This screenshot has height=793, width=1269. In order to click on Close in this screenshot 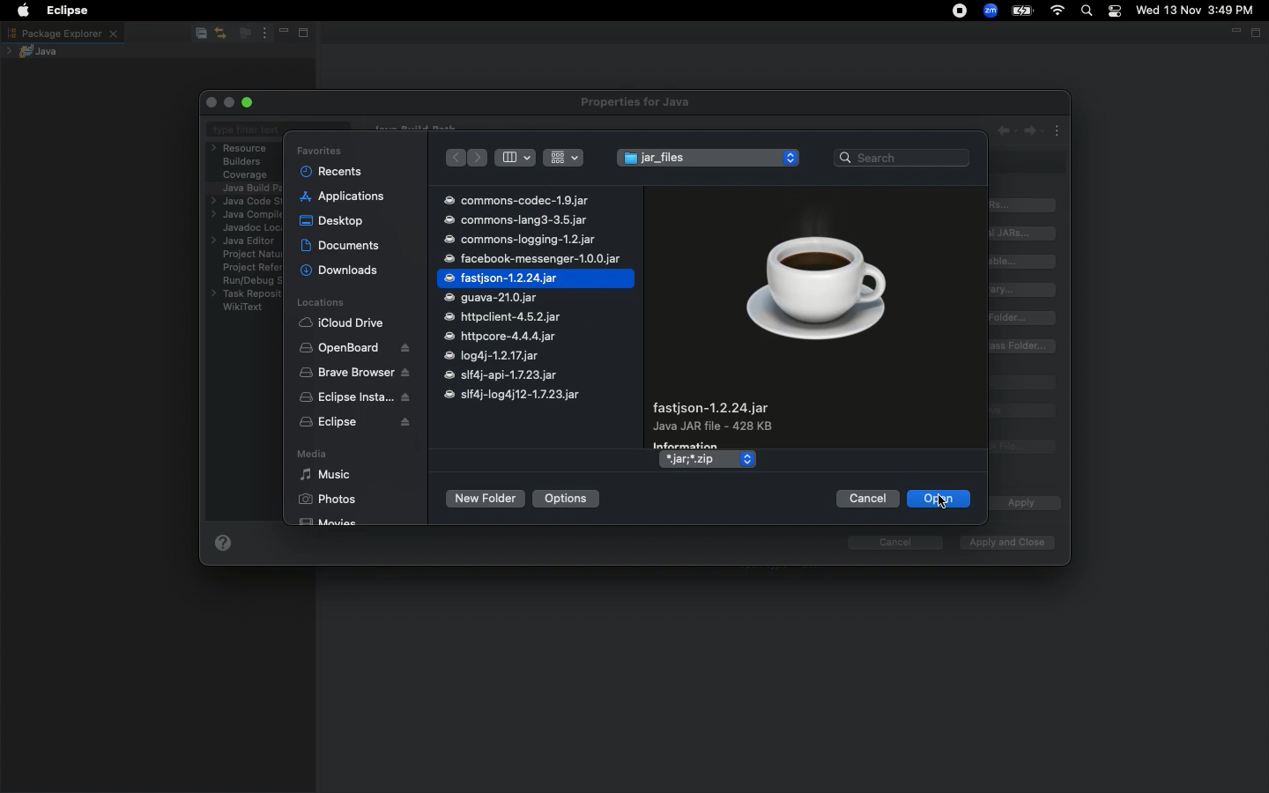, I will do `click(213, 102)`.